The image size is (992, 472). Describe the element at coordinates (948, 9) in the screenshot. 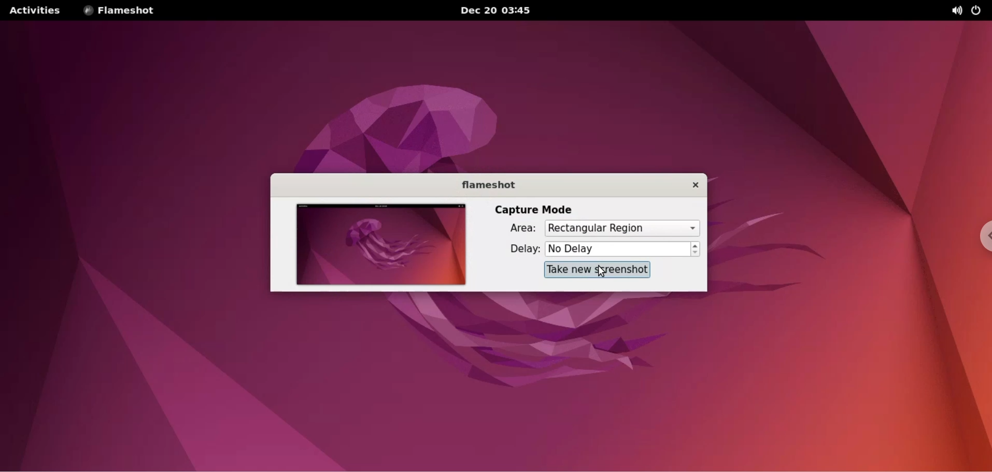

I see `sound settings` at that location.